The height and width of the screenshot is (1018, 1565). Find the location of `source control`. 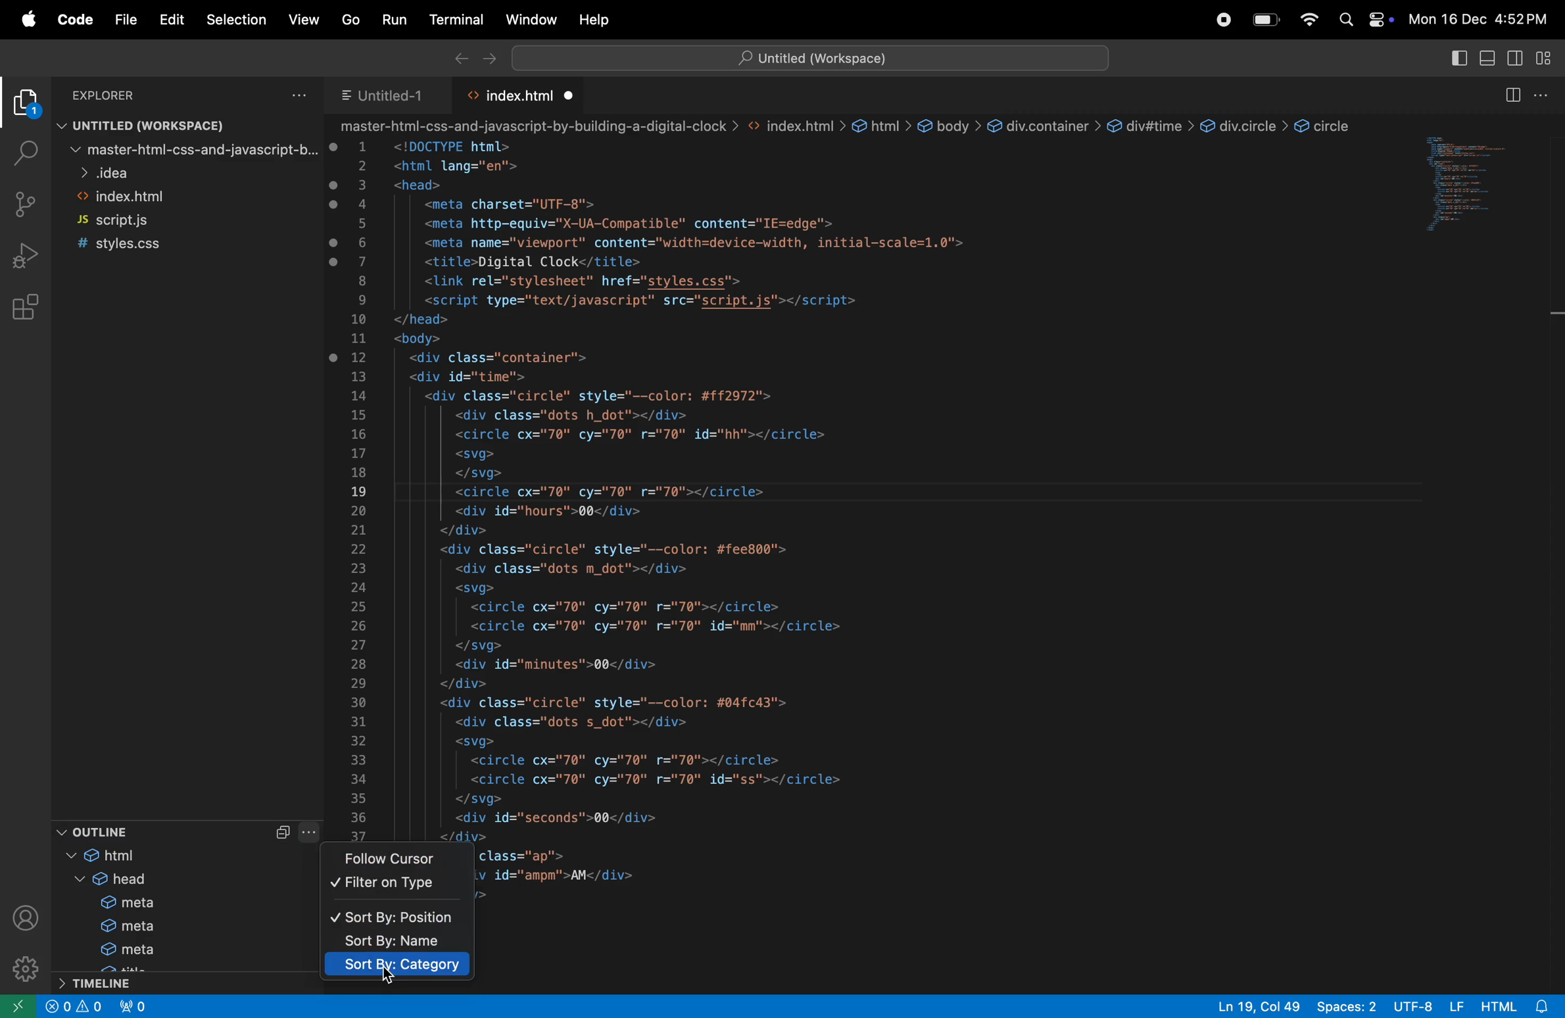

source control is located at coordinates (27, 205).